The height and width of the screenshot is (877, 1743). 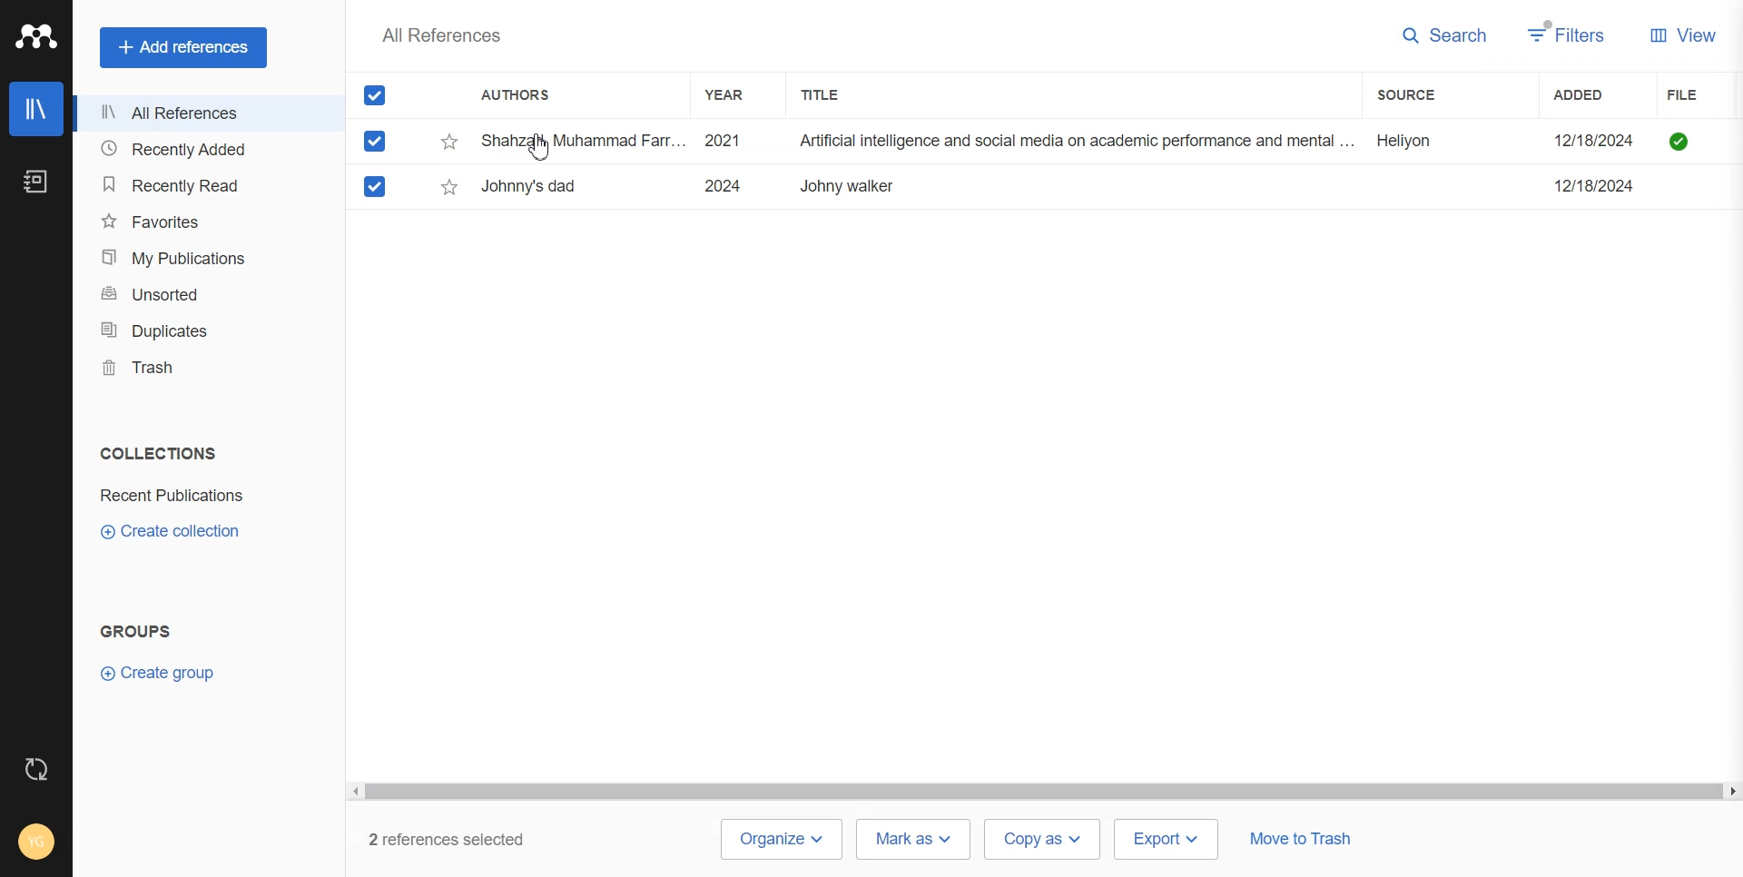 What do you see at coordinates (203, 258) in the screenshot?
I see `My Publication` at bounding box center [203, 258].